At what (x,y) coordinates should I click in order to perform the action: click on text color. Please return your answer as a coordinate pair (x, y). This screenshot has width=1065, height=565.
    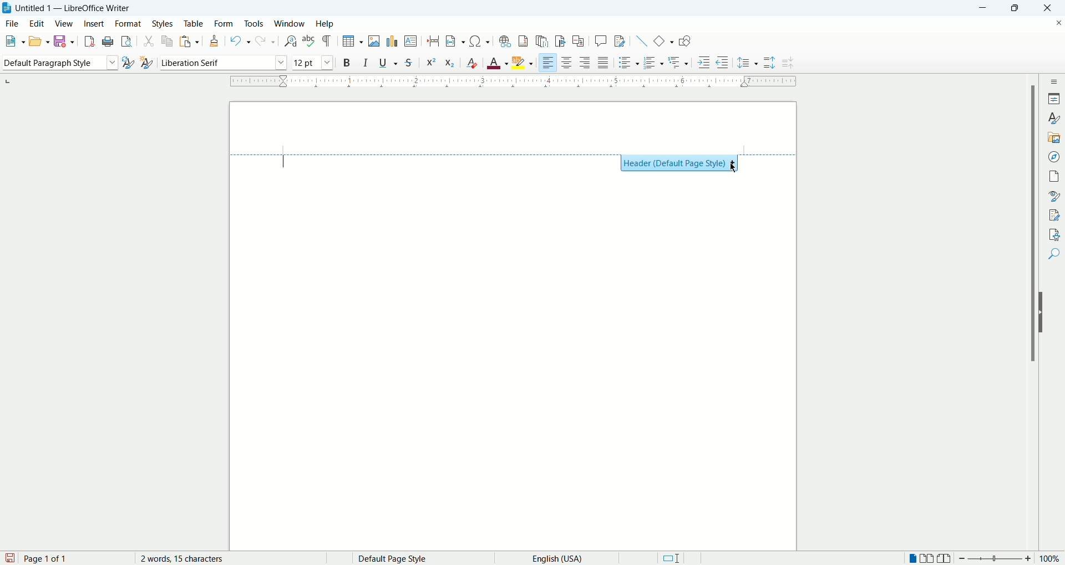
    Looking at the image, I should click on (495, 62).